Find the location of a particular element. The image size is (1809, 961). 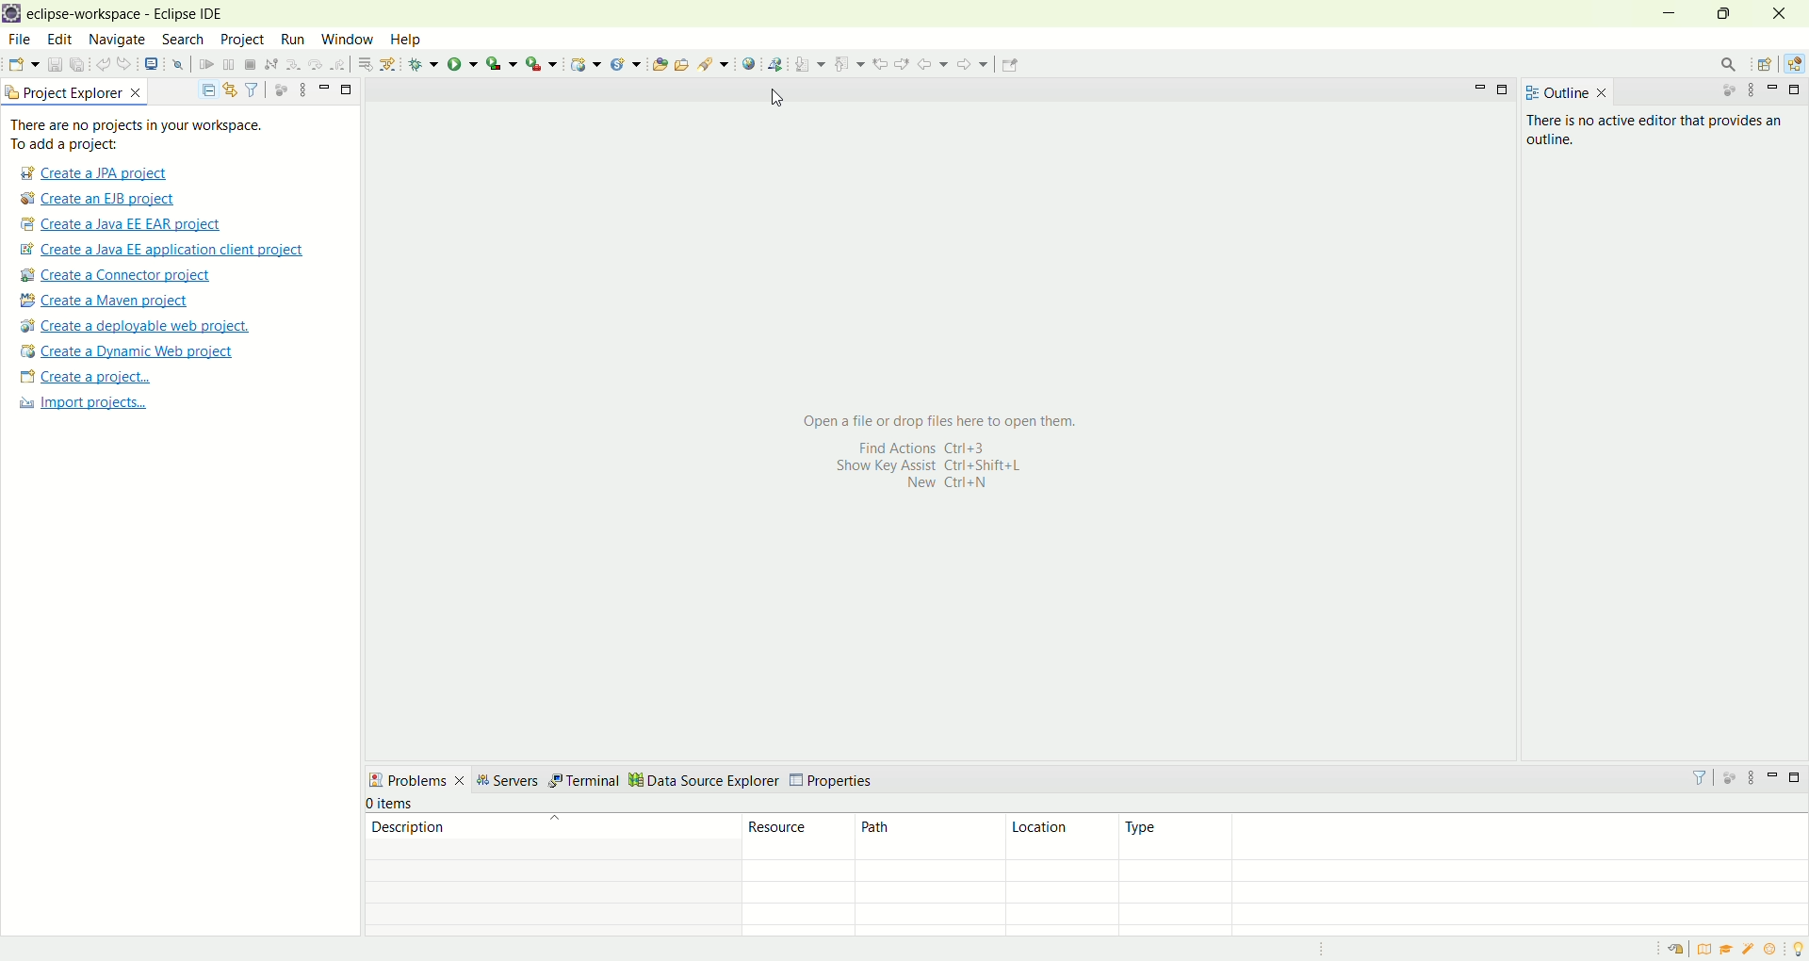

suspend is located at coordinates (229, 66).